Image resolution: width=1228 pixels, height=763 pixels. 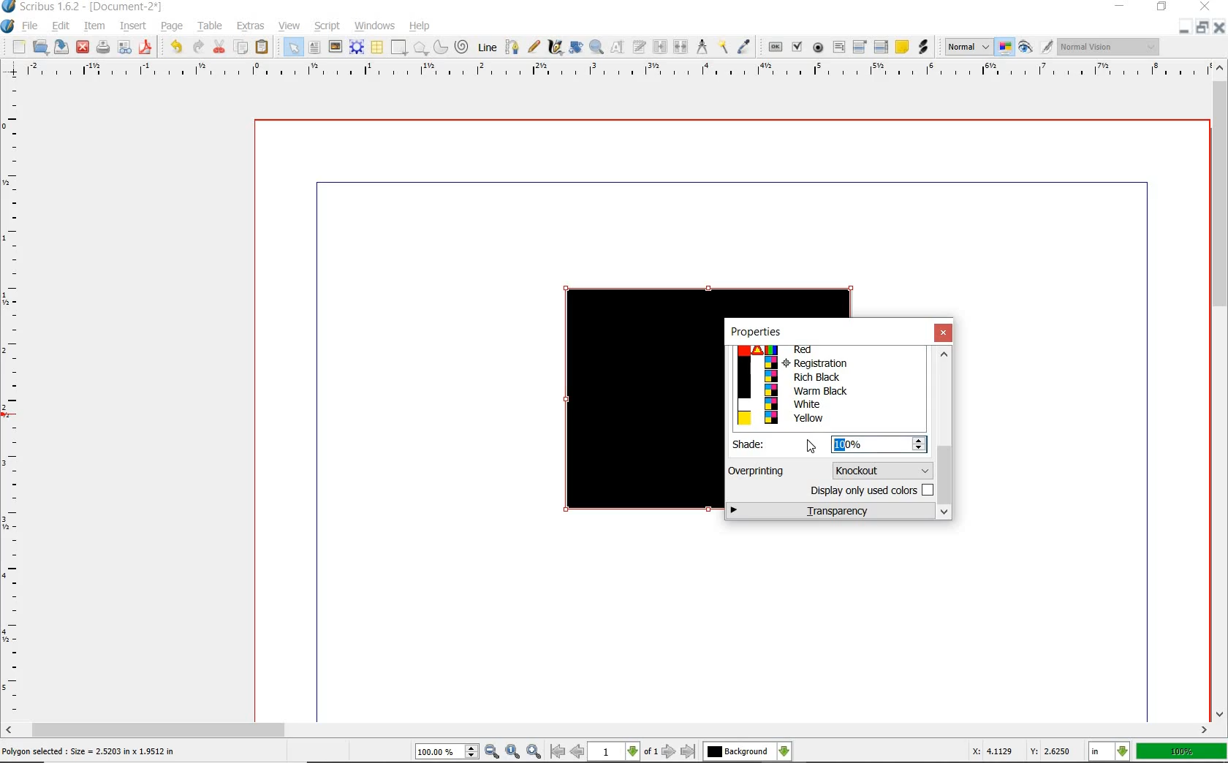 What do you see at coordinates (596, 47) in the screenshot?
I see `zoom in or out` at bounding box center [596, 47].